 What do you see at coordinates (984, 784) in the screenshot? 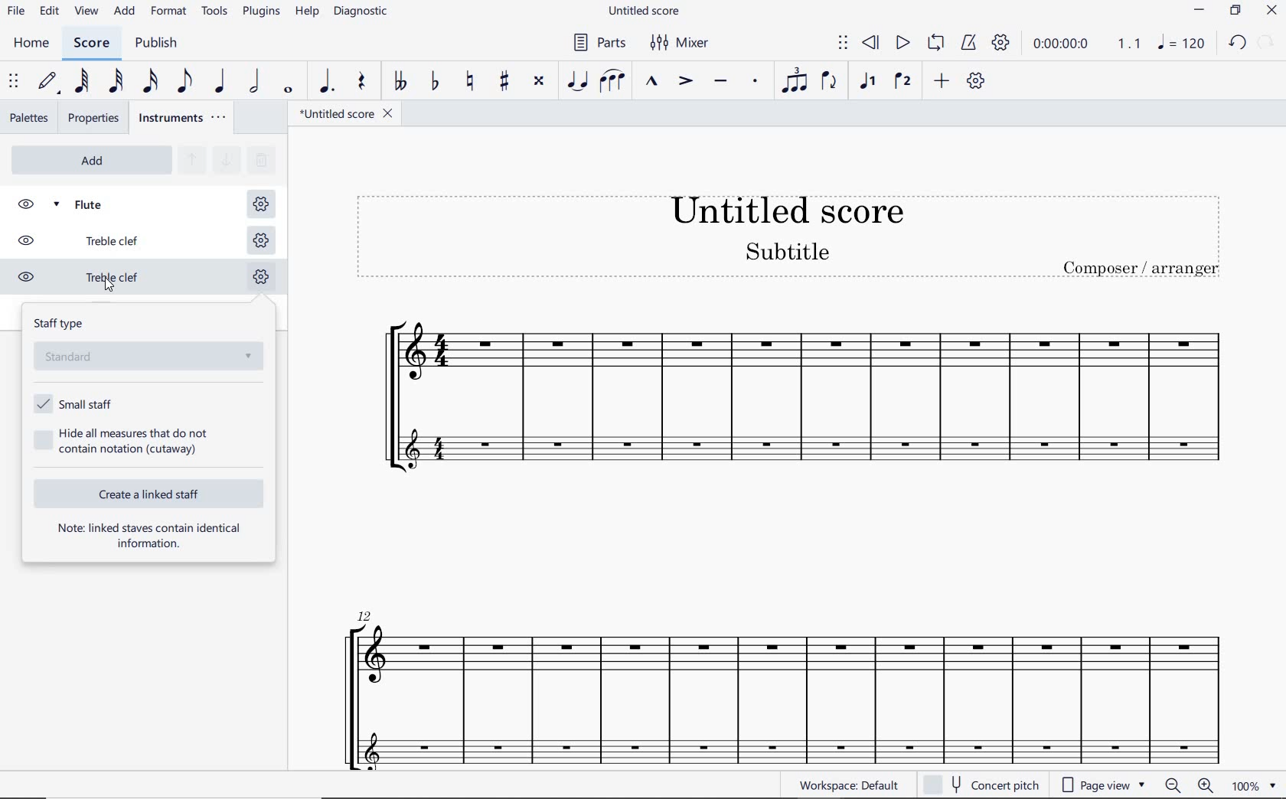
I see `concert pitch` at bounding box center [984, 784].